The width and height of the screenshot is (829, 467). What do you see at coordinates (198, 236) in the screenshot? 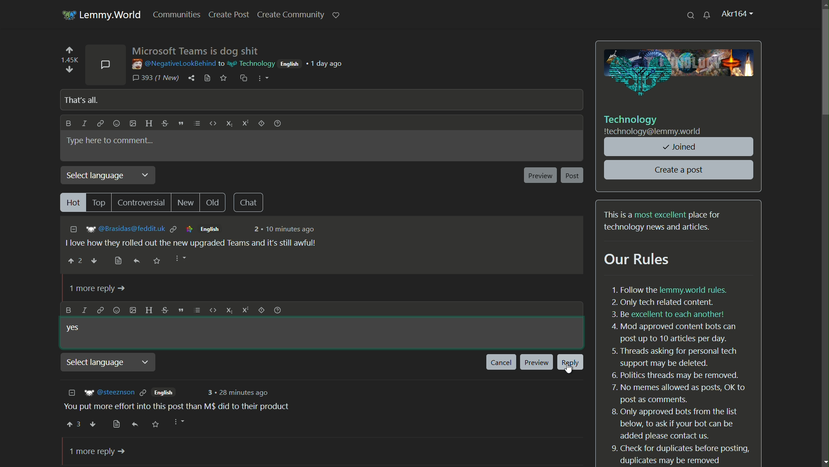
I see `comment-1` at bounding box center [198, 236].